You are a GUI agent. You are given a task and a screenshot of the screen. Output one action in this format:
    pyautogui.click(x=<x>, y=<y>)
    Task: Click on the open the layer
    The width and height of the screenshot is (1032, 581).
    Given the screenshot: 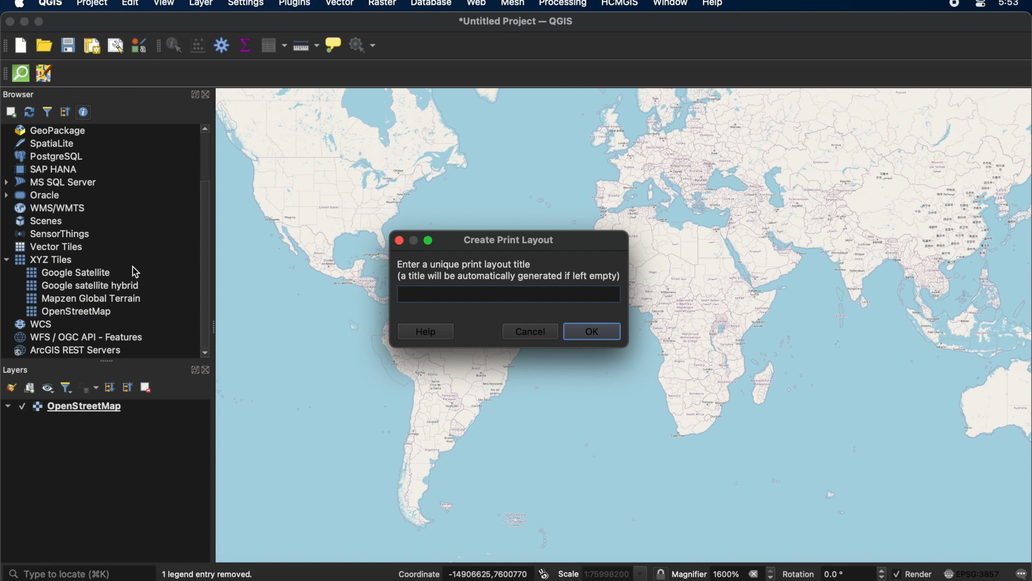 What is the action you would take?
    pyautogui.click(x=11, y=386)
    